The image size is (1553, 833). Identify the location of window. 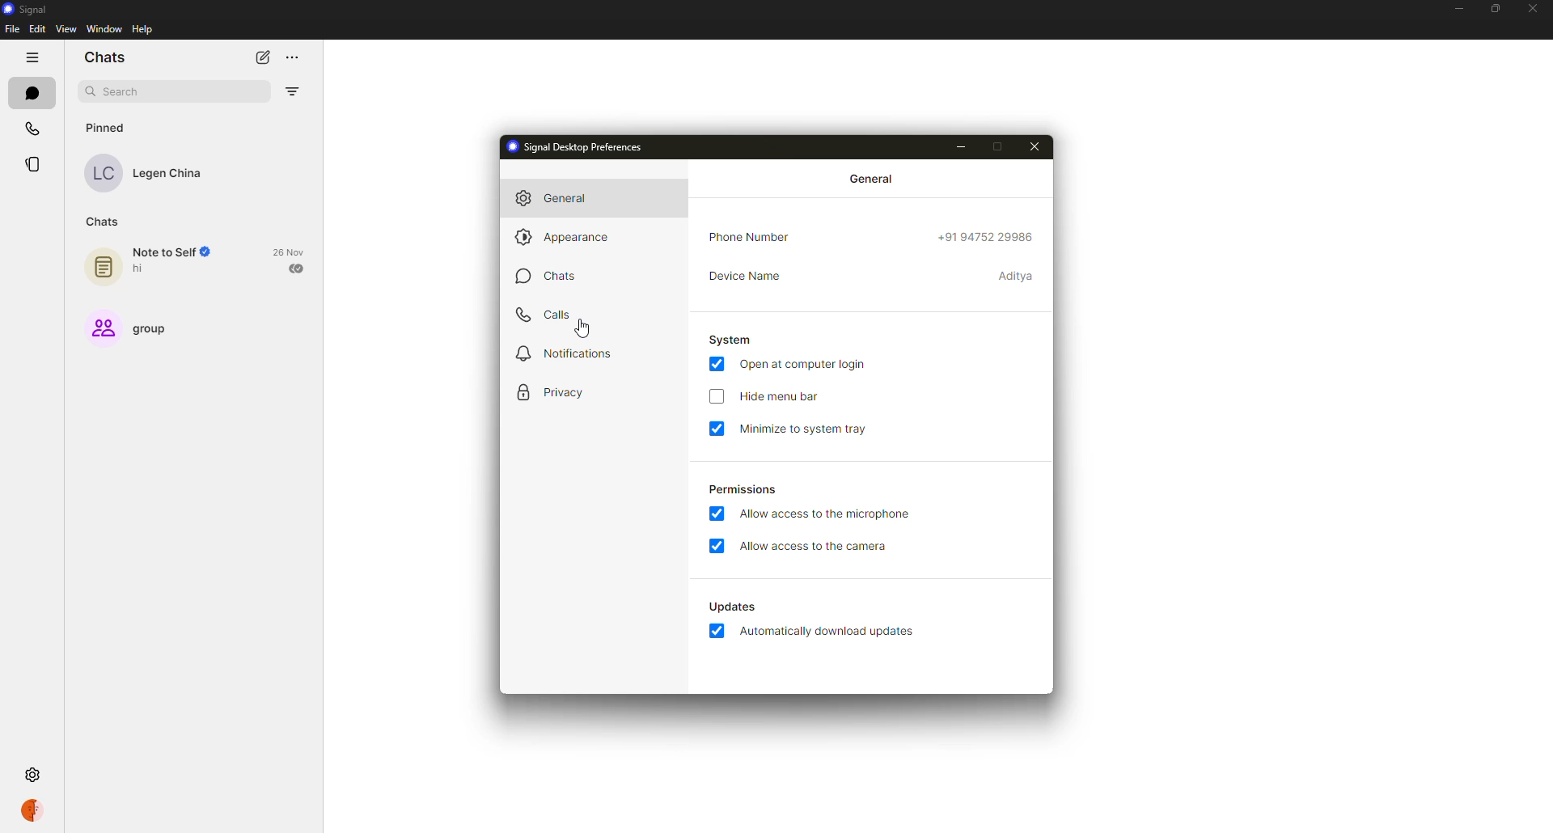
(99, 30).